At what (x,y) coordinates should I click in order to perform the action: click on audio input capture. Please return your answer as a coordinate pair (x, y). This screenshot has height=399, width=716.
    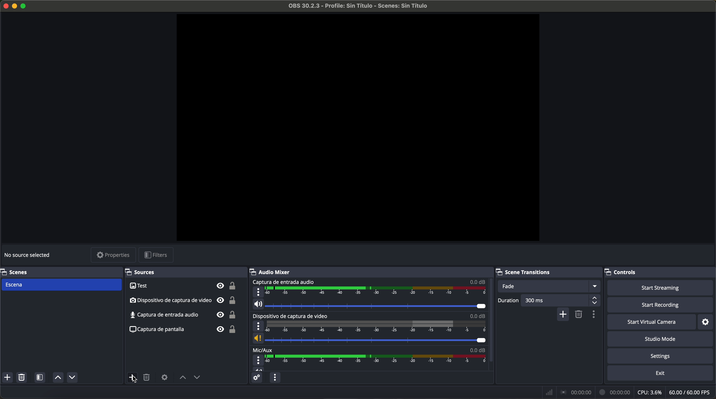
    Looking at the image, I should click on (184, 315).